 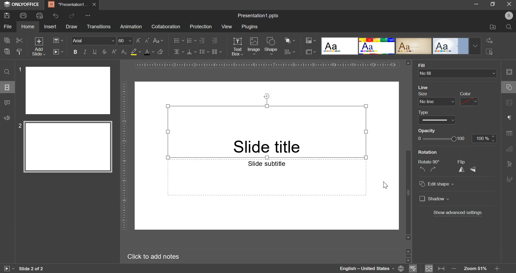 I want to click on strikethrough, so click(x=104, y=52).